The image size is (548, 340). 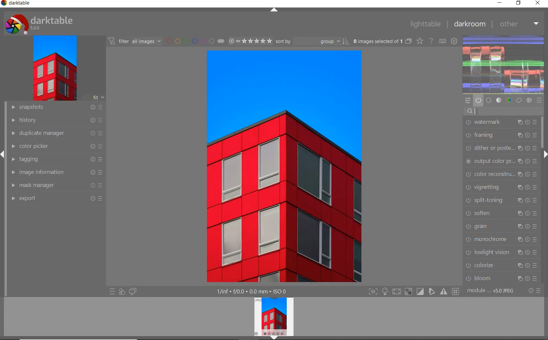 I want to click on gamut check, so click(x=408, y=291).